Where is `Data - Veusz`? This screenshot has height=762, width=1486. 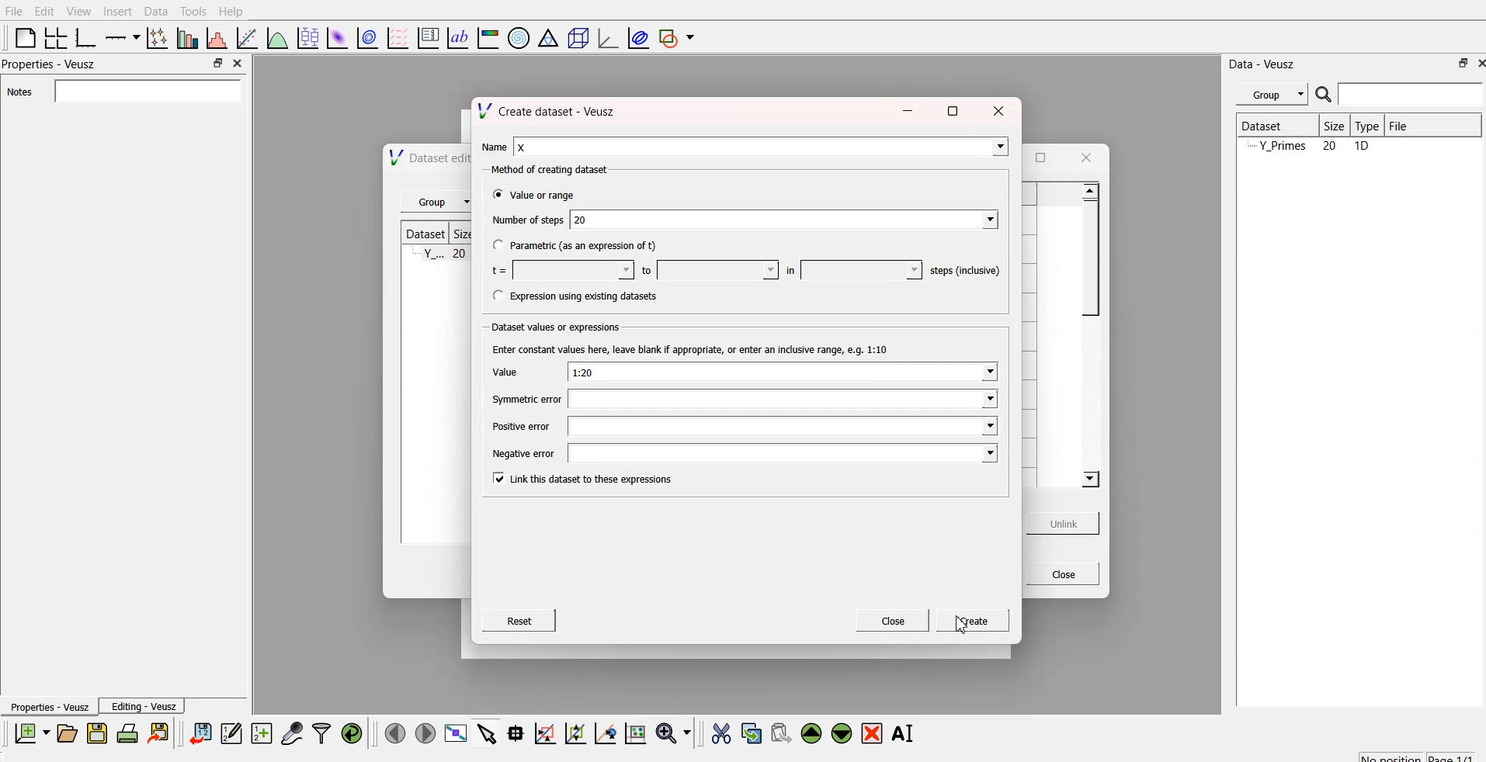 Data - Veusz is located at coordinates (1264, 61).